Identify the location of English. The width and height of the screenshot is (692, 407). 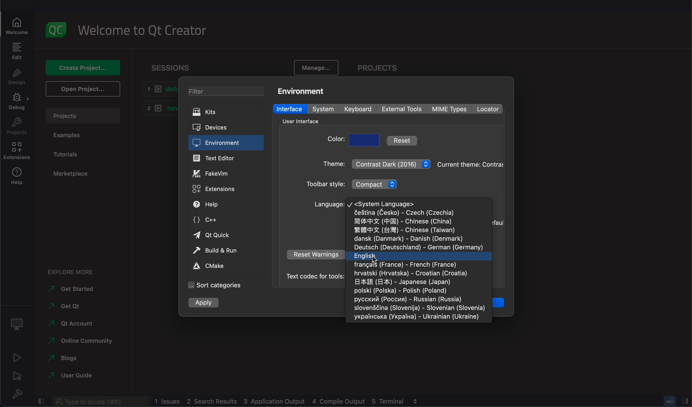
(419, 257).